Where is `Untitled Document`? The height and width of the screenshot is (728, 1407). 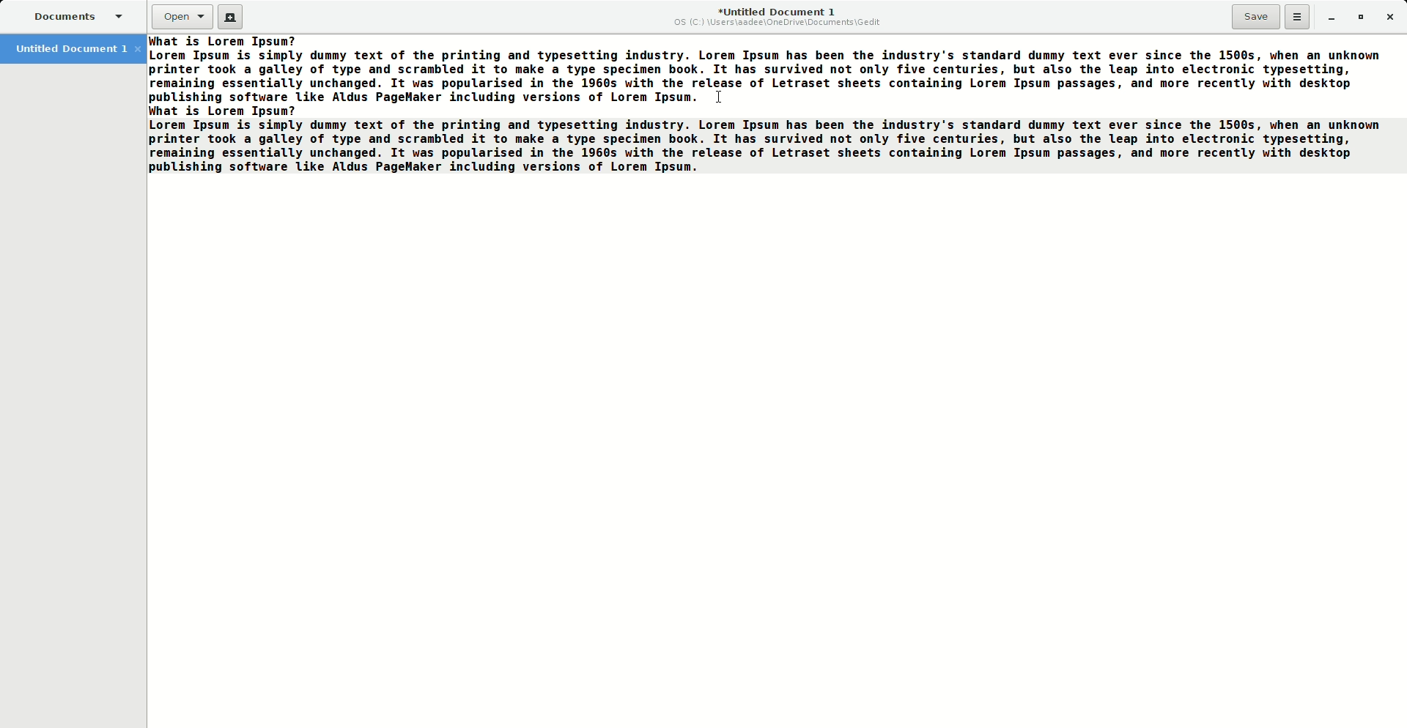 Untitled Document is located at coordinates (76, 48).